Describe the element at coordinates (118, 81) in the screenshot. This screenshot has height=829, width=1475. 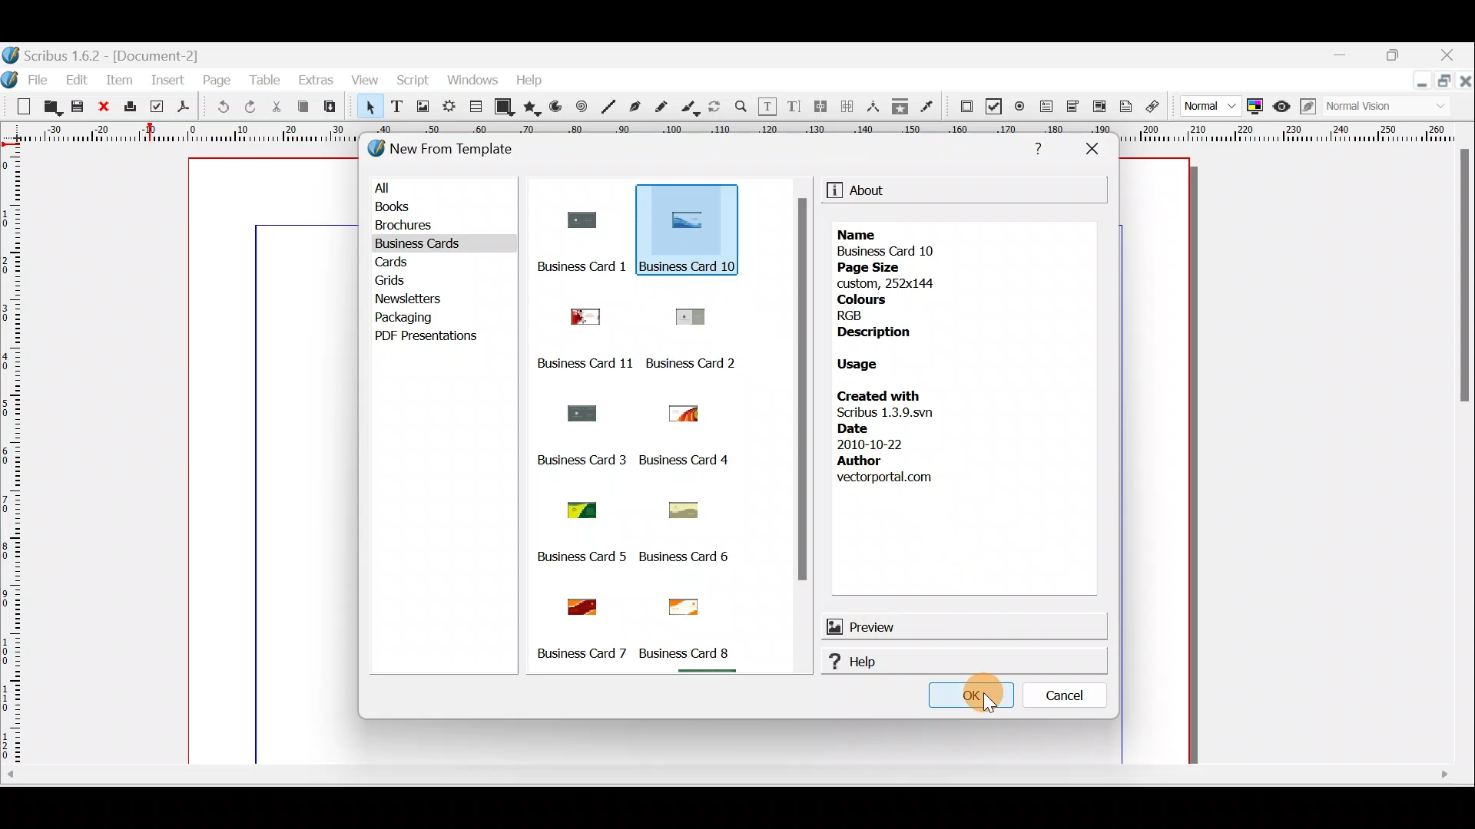
I see `Item` at that location.